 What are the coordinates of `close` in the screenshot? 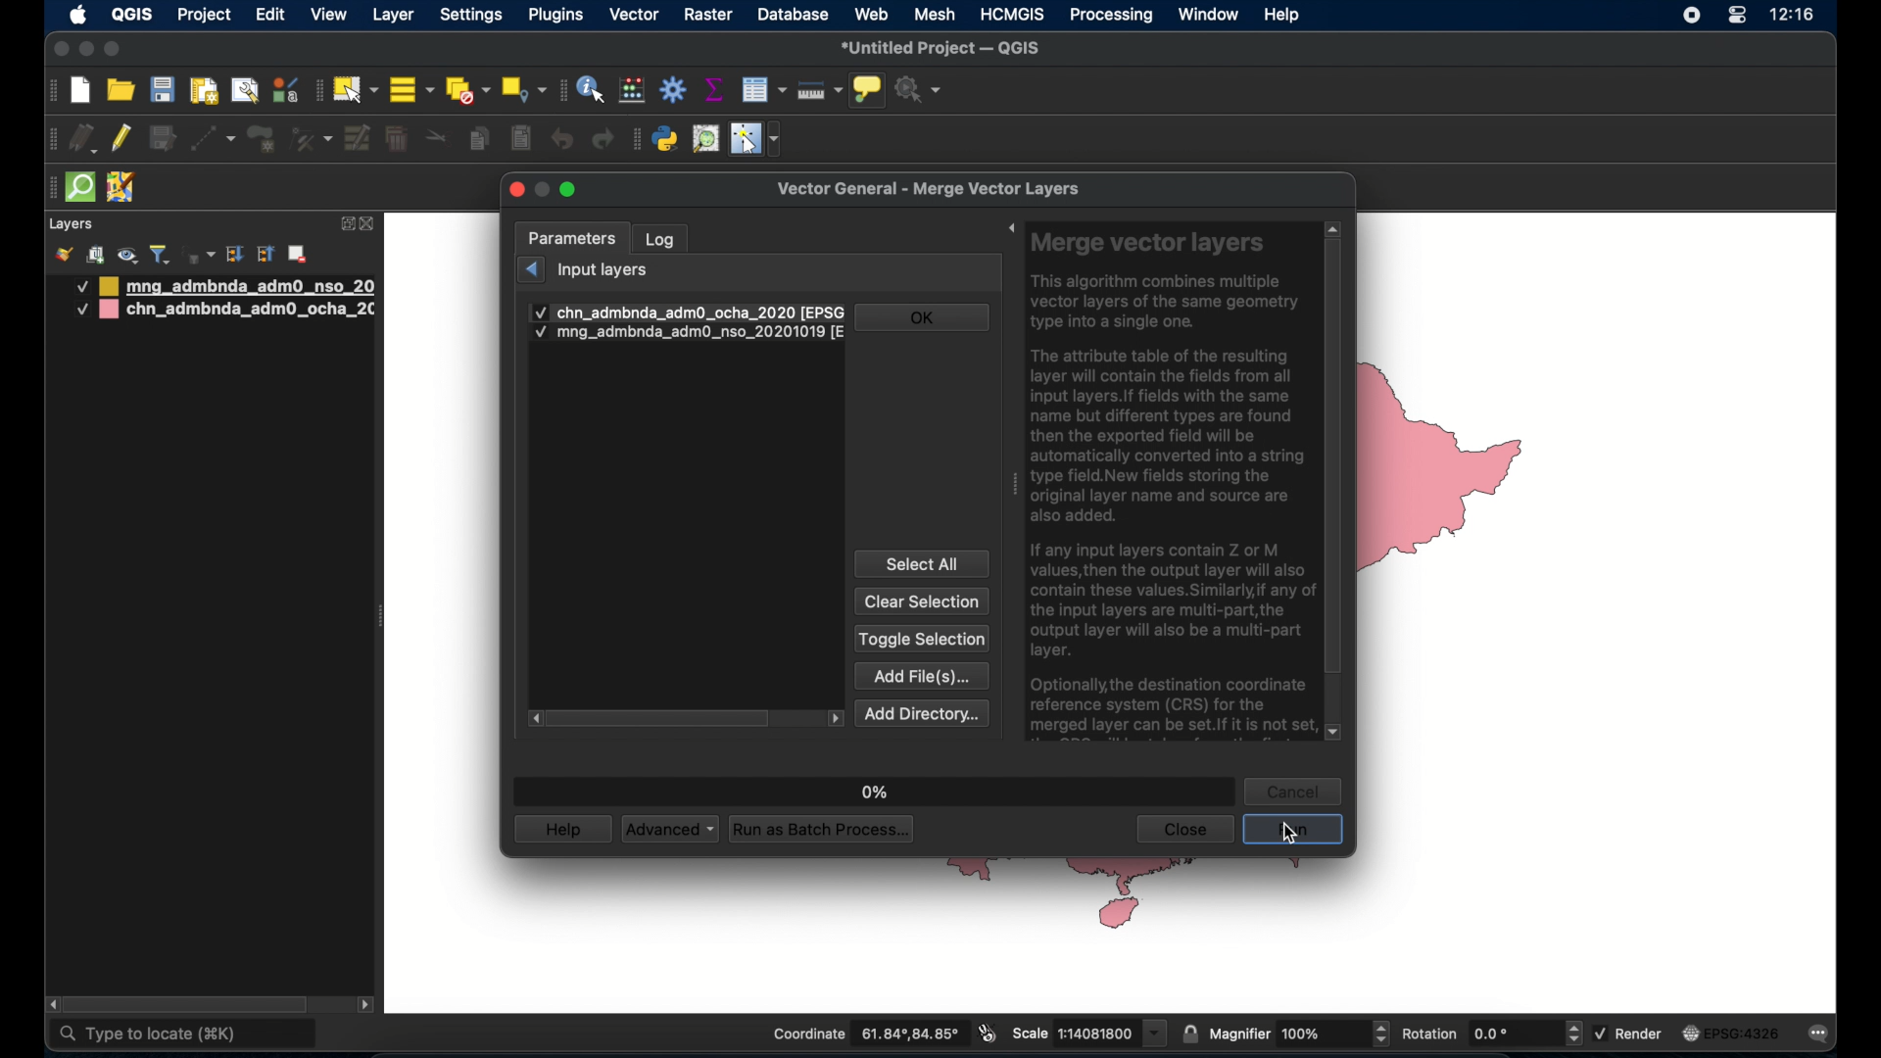 It's located at (369, 225).